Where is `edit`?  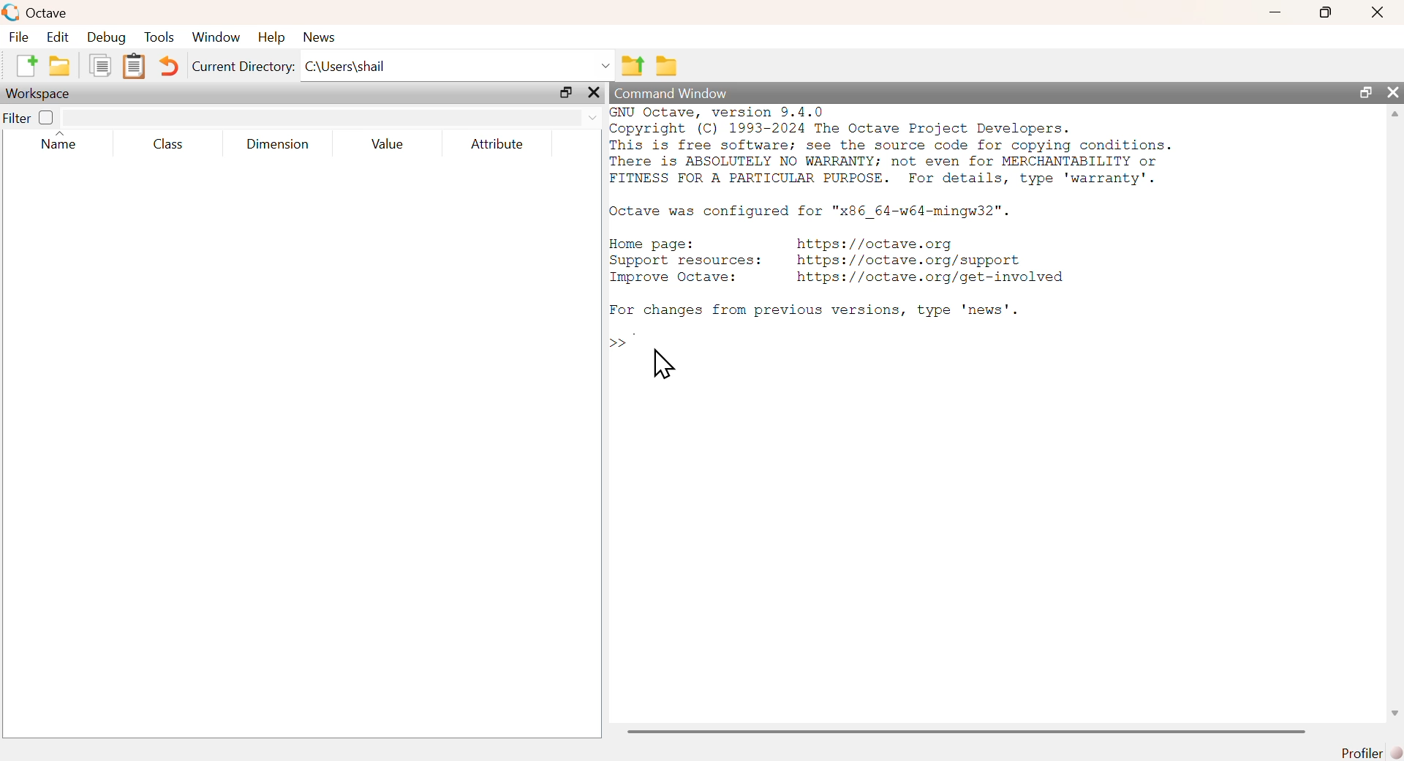
edit is located at coordinates (60, 39).